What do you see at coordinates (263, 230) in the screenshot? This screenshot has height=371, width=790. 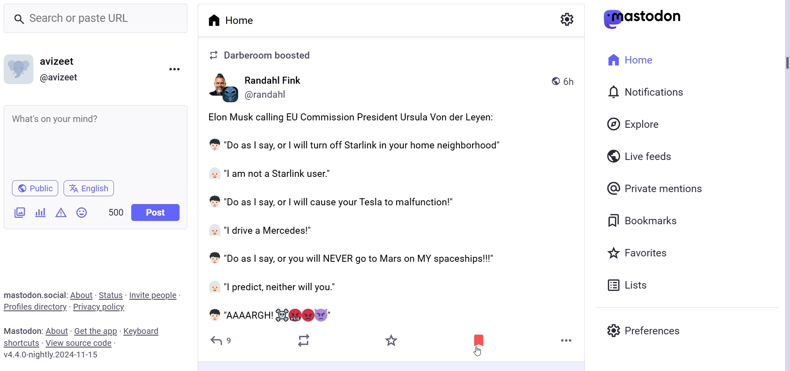 I see `“| drive a Mercedes!"` at bounding box center [263, 230].